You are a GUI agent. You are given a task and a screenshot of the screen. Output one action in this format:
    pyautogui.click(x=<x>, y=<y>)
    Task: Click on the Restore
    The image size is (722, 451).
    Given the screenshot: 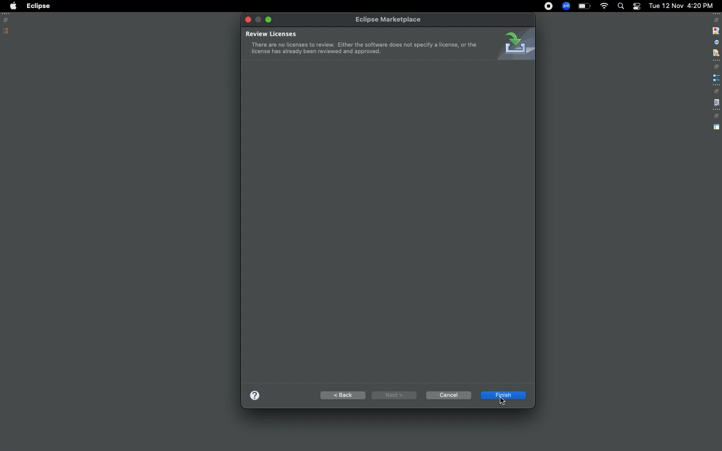 What is the action you would take?
    pyautogui.click(x=8, y=20)
    